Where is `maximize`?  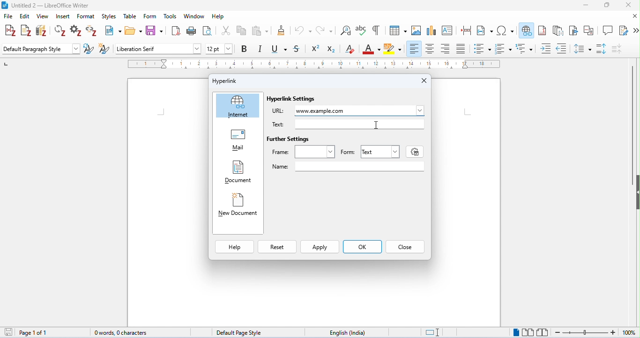
maximize is located at coordinates (607, 5).